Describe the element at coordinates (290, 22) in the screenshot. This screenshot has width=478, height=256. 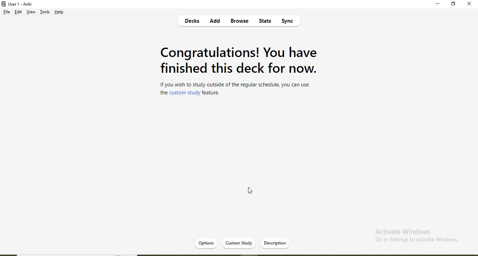
I see `sync` at that location.